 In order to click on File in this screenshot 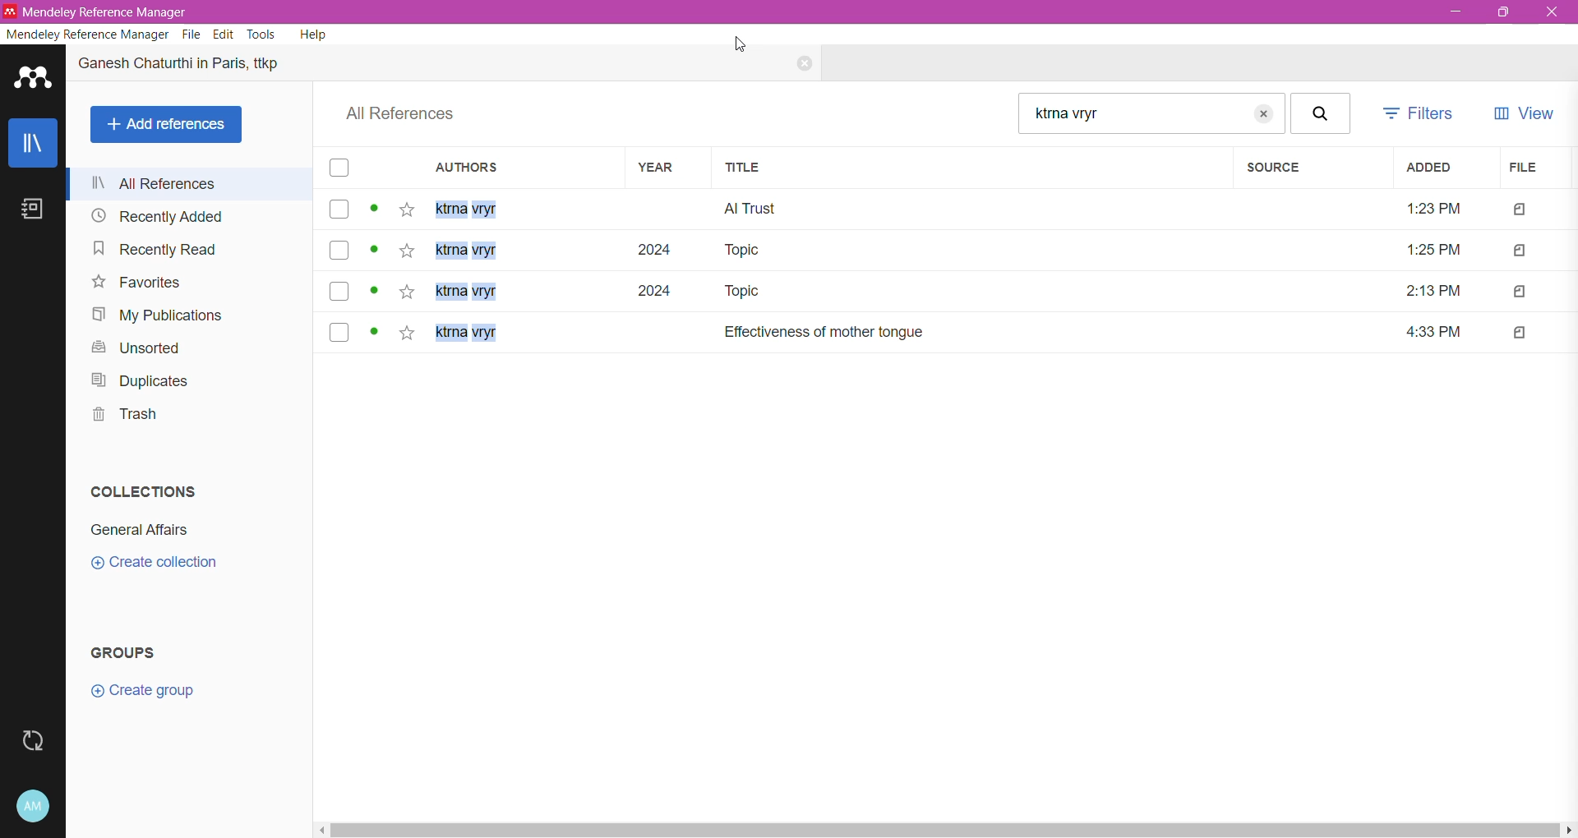, I will do `click(191, 35)`.